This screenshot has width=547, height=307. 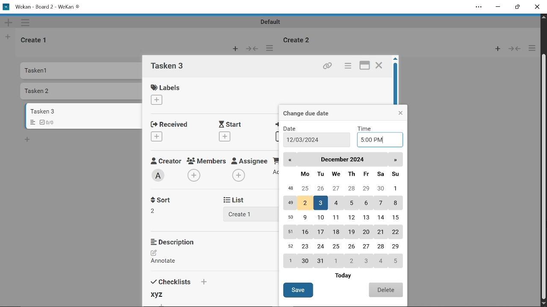 I want to click on Cursor, so click(x=544, y=183).